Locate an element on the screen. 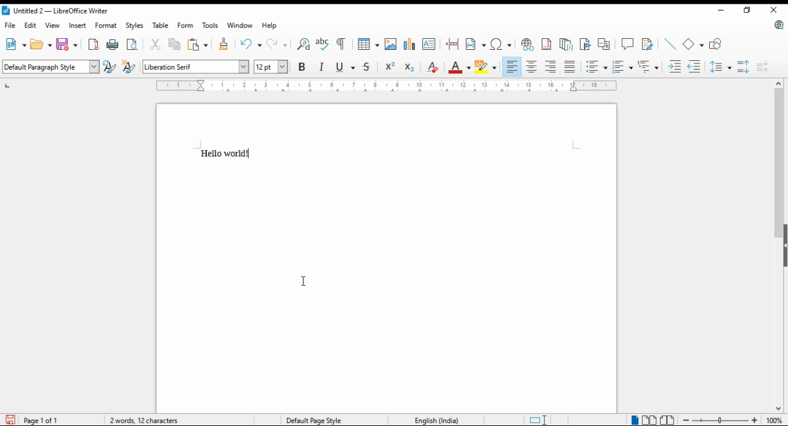  scroll bar is located at coordinates (777, 246).